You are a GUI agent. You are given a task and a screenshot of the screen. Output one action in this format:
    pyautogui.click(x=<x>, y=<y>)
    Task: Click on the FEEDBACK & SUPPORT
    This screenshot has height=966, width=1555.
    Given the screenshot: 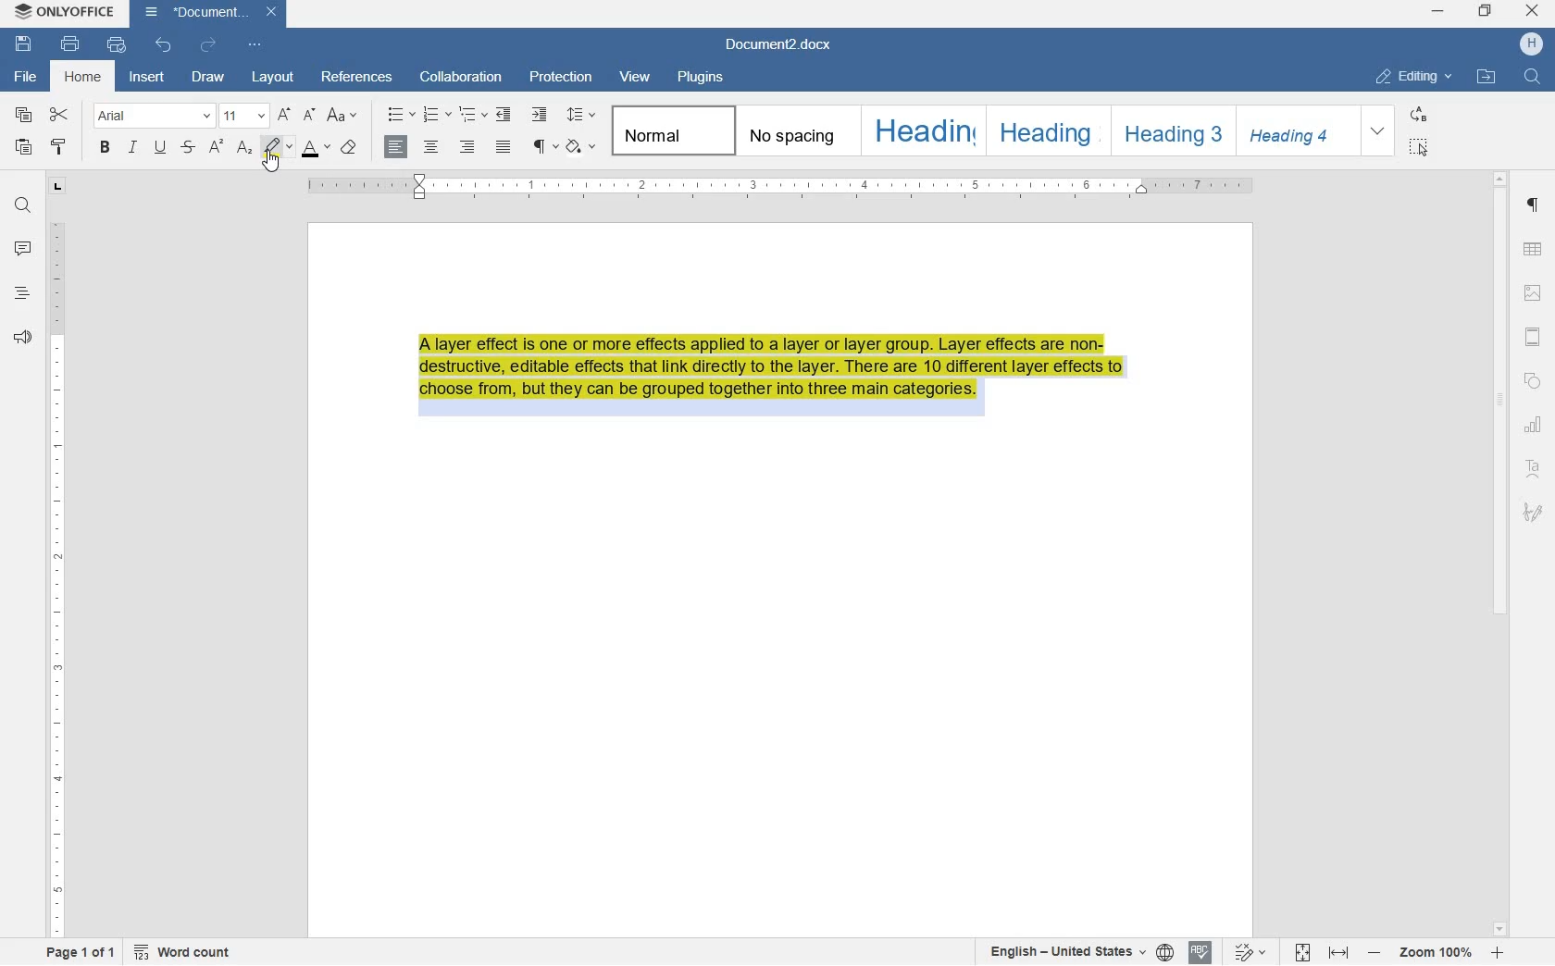 What is the action you would take?
    pyautogui.click(x=21, y=337)
    